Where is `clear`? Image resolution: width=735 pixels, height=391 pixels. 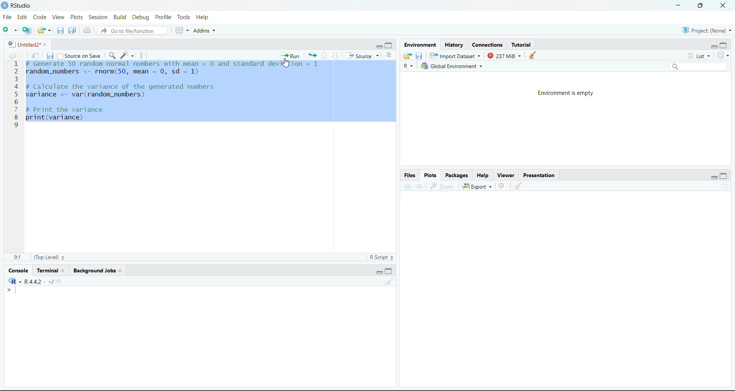 clear is located at coordinates (389, 281).